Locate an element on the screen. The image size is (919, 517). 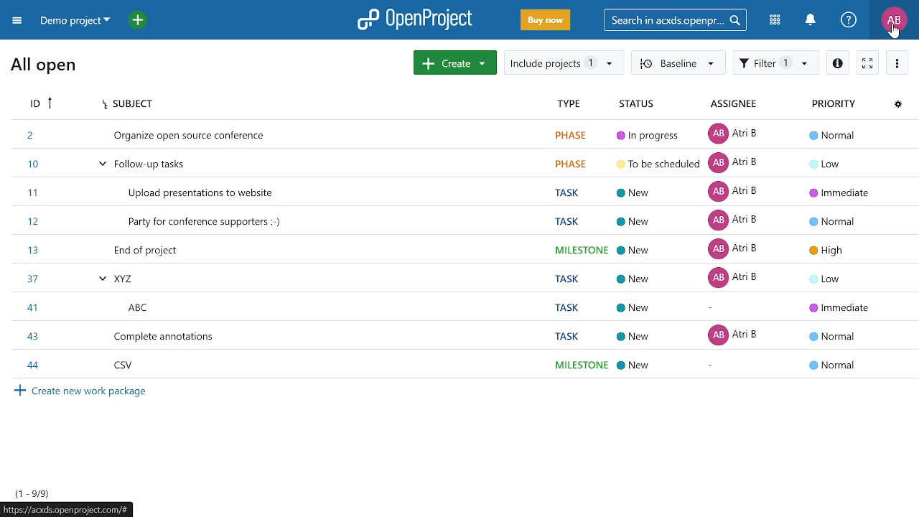
task status is located at coordinates (655, 249).